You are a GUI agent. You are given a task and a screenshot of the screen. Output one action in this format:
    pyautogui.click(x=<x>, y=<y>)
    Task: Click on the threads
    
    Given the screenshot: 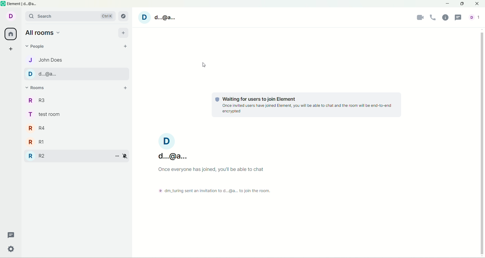 What is the action you would take?
    pyautogui.click(x=458, y=17)
    